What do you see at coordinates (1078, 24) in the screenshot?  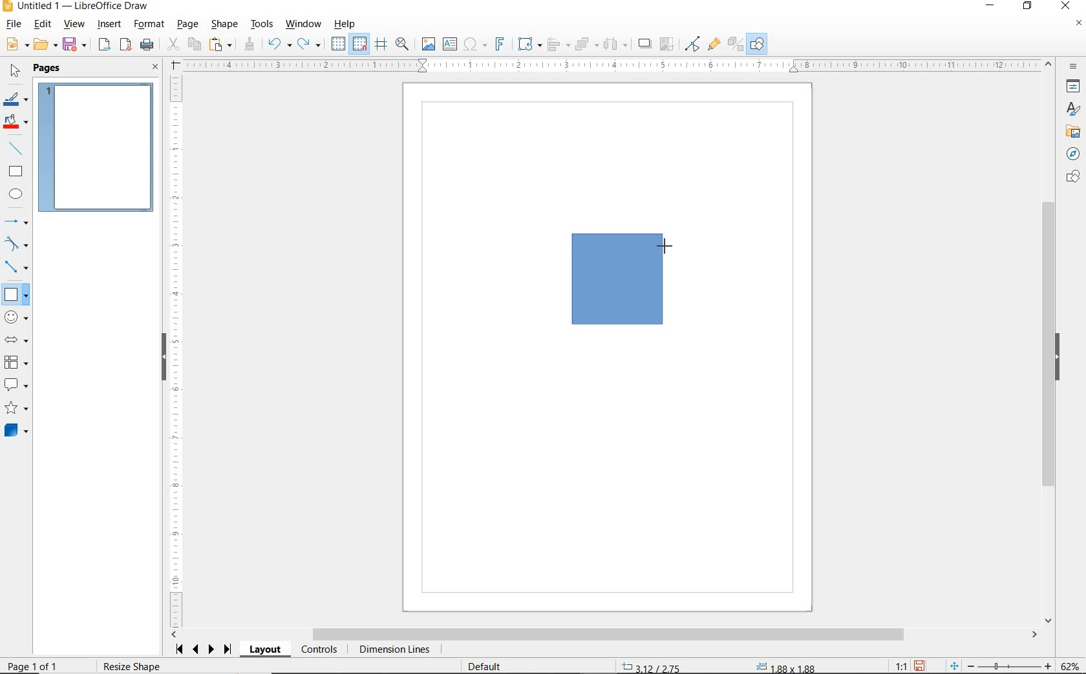 I see `CLOSE DOCUMENT` at bounding box center [1078, 24].